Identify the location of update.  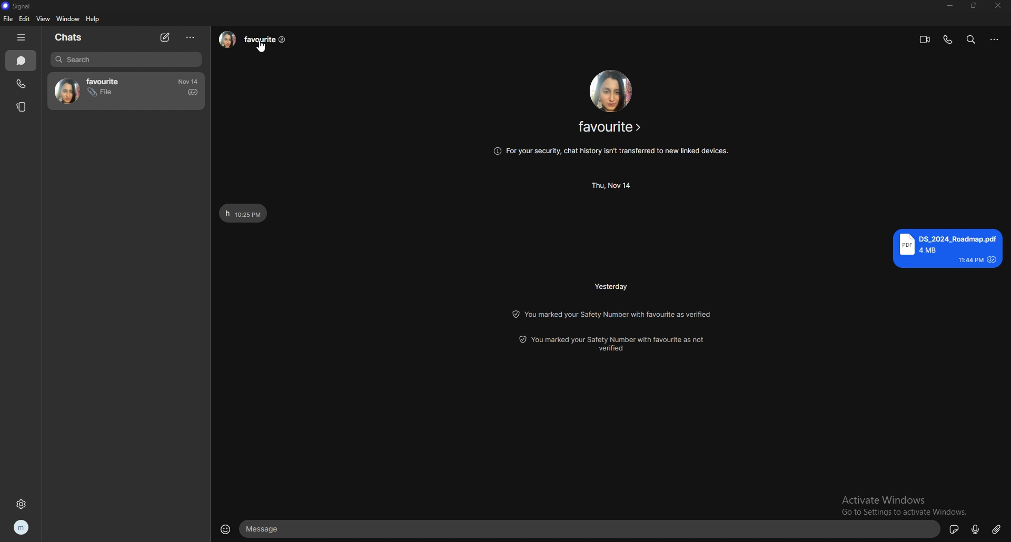
(615, 314).